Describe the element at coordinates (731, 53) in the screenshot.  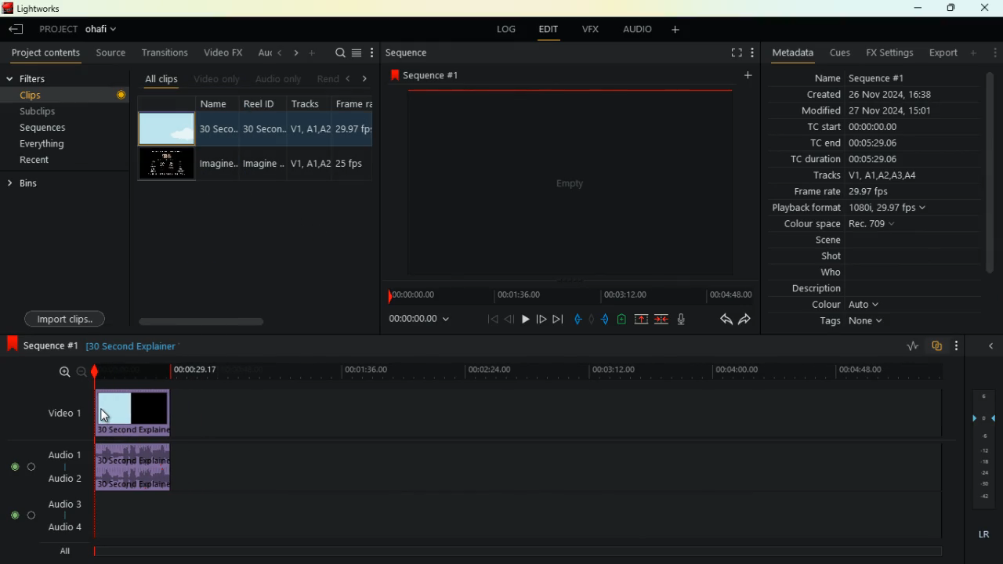
I see `fullscreen` at that location.